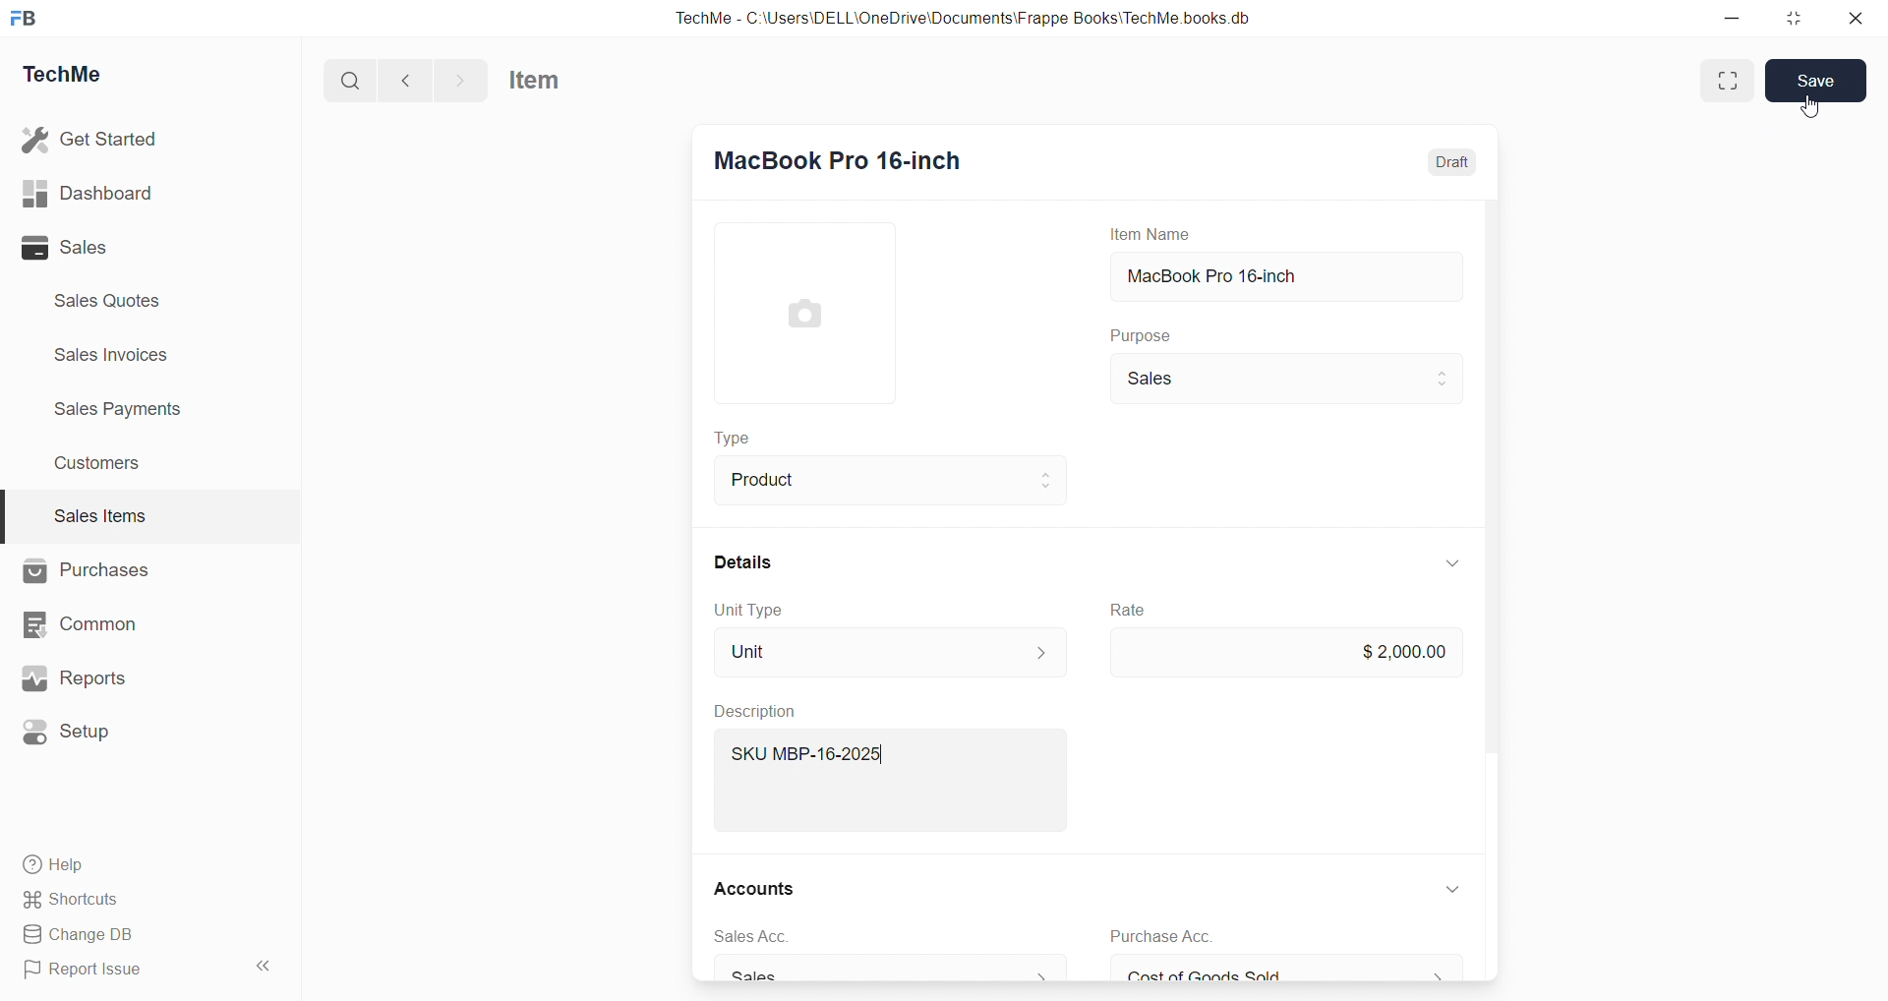  Describe the element at coordinates (1820, 81) in the screenshot. I see `Save` at that location.